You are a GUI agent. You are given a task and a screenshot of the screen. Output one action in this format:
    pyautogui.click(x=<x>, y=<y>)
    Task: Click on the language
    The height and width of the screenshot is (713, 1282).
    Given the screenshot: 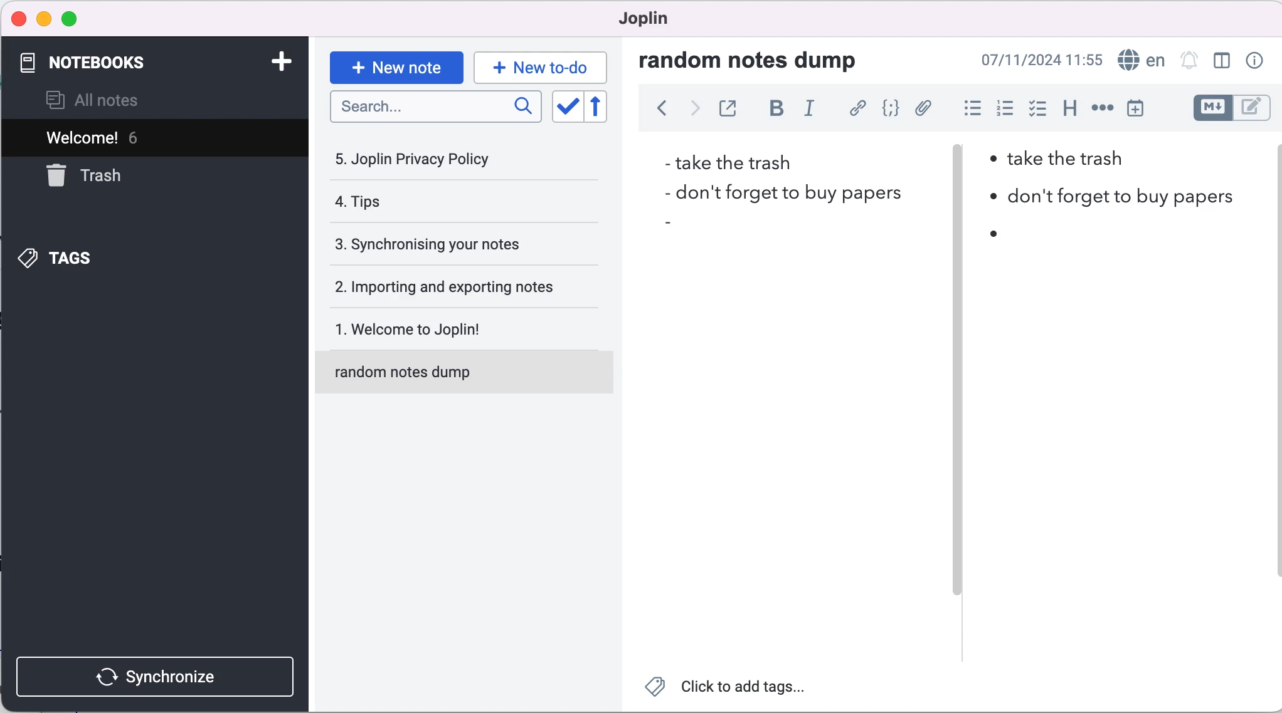 What is the action you would take?
    pyautogui.click(x=1141, y=59)
    